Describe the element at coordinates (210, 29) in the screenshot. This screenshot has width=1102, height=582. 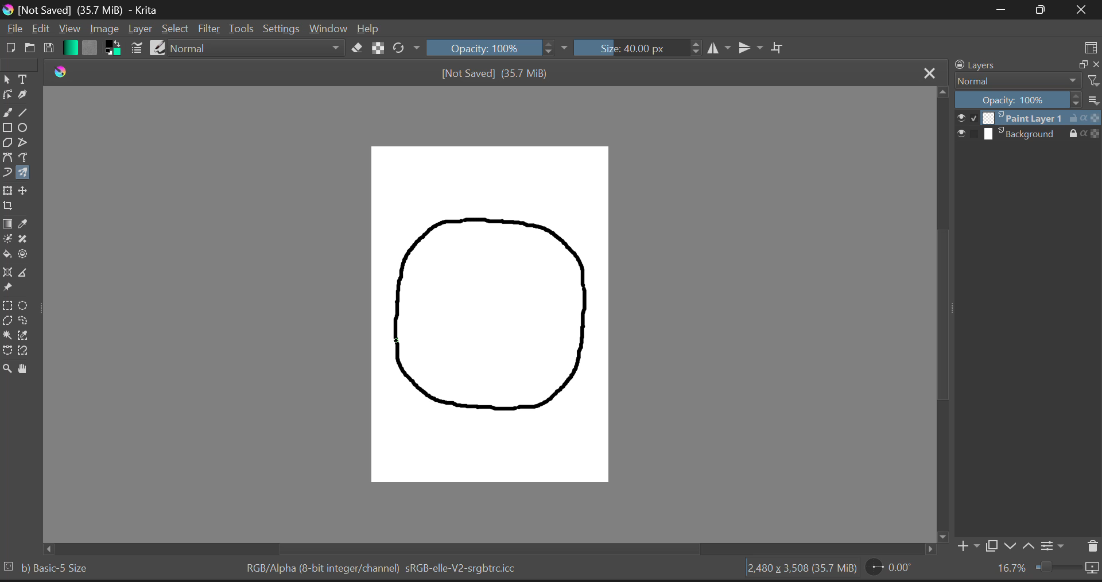
I see `Filter` at that location.